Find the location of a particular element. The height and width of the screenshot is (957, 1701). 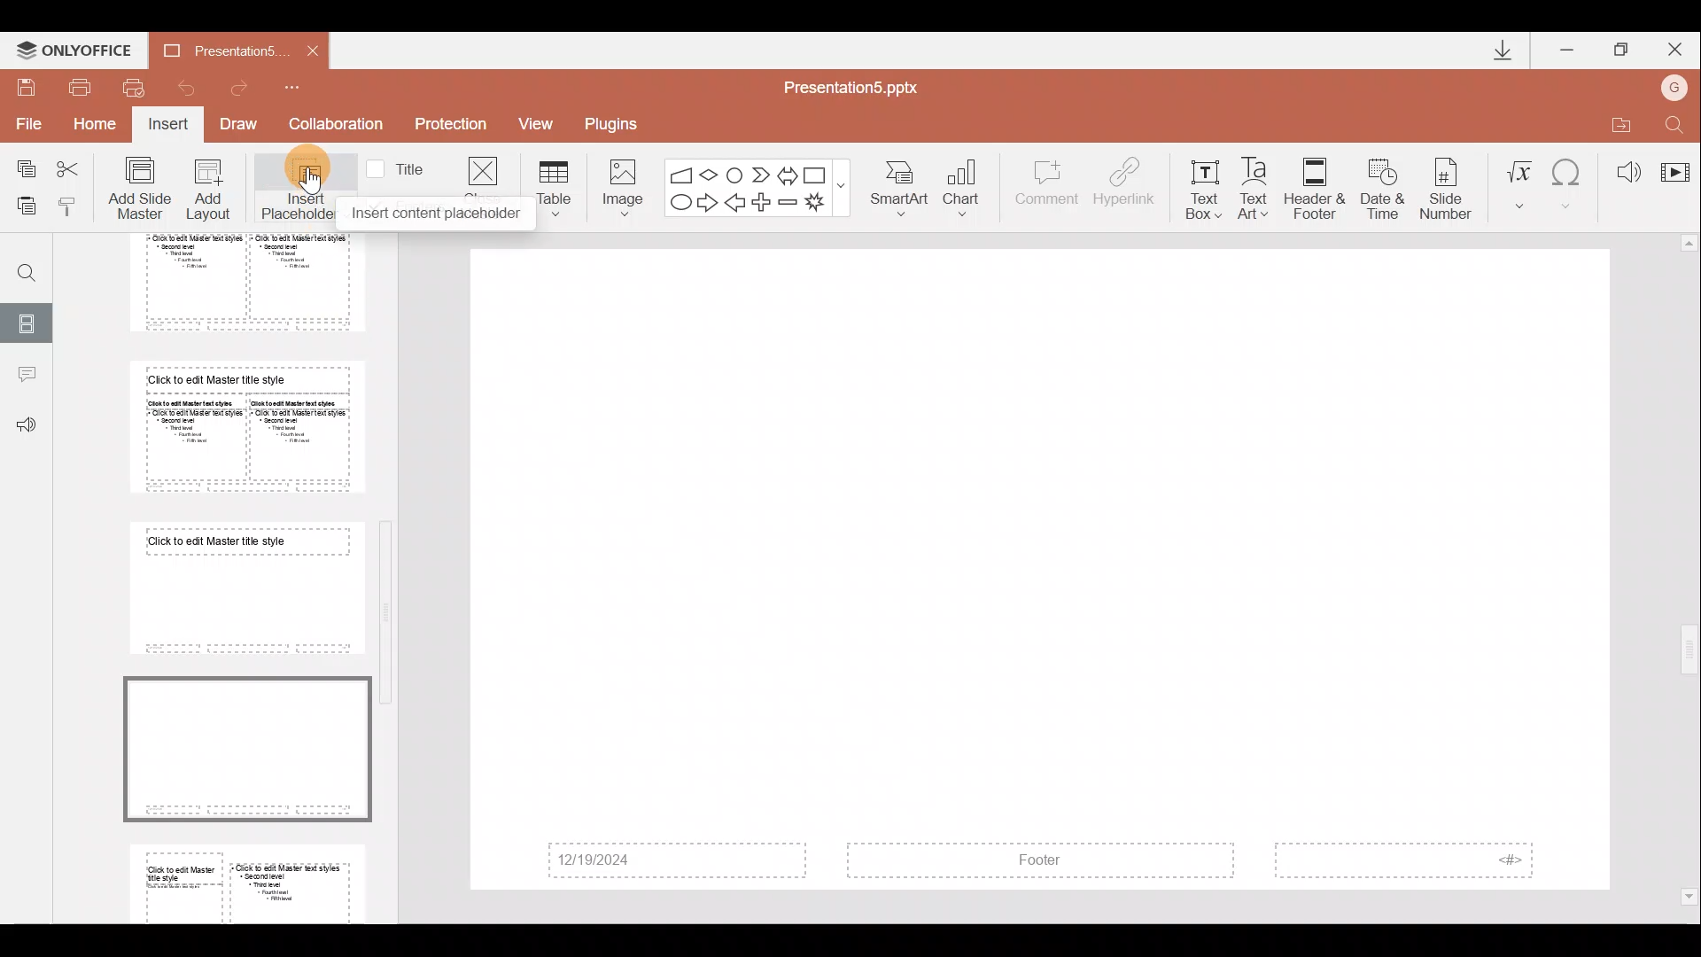

Comments is located at coordinates (26, 377).